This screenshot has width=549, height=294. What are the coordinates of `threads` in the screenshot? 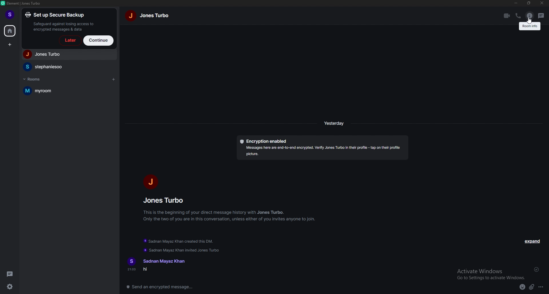 It's located at (11, 274).